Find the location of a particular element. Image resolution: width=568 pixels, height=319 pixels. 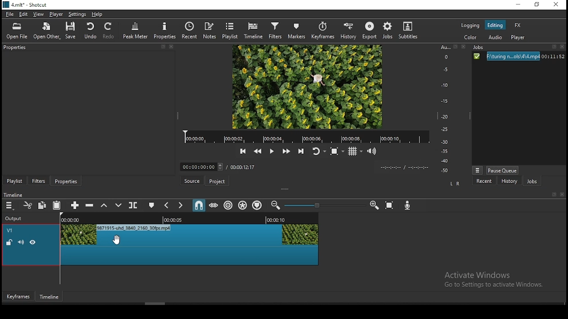

file is located at coordinates (10, 15).